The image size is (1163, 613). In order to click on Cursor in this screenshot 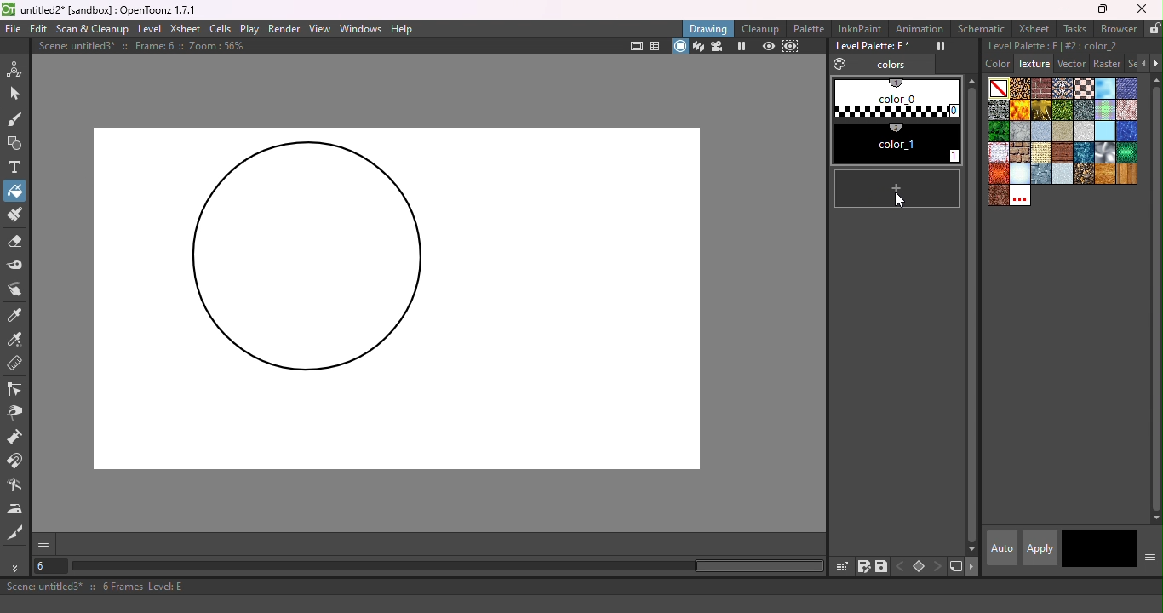, I will do `click(32, 192)`.